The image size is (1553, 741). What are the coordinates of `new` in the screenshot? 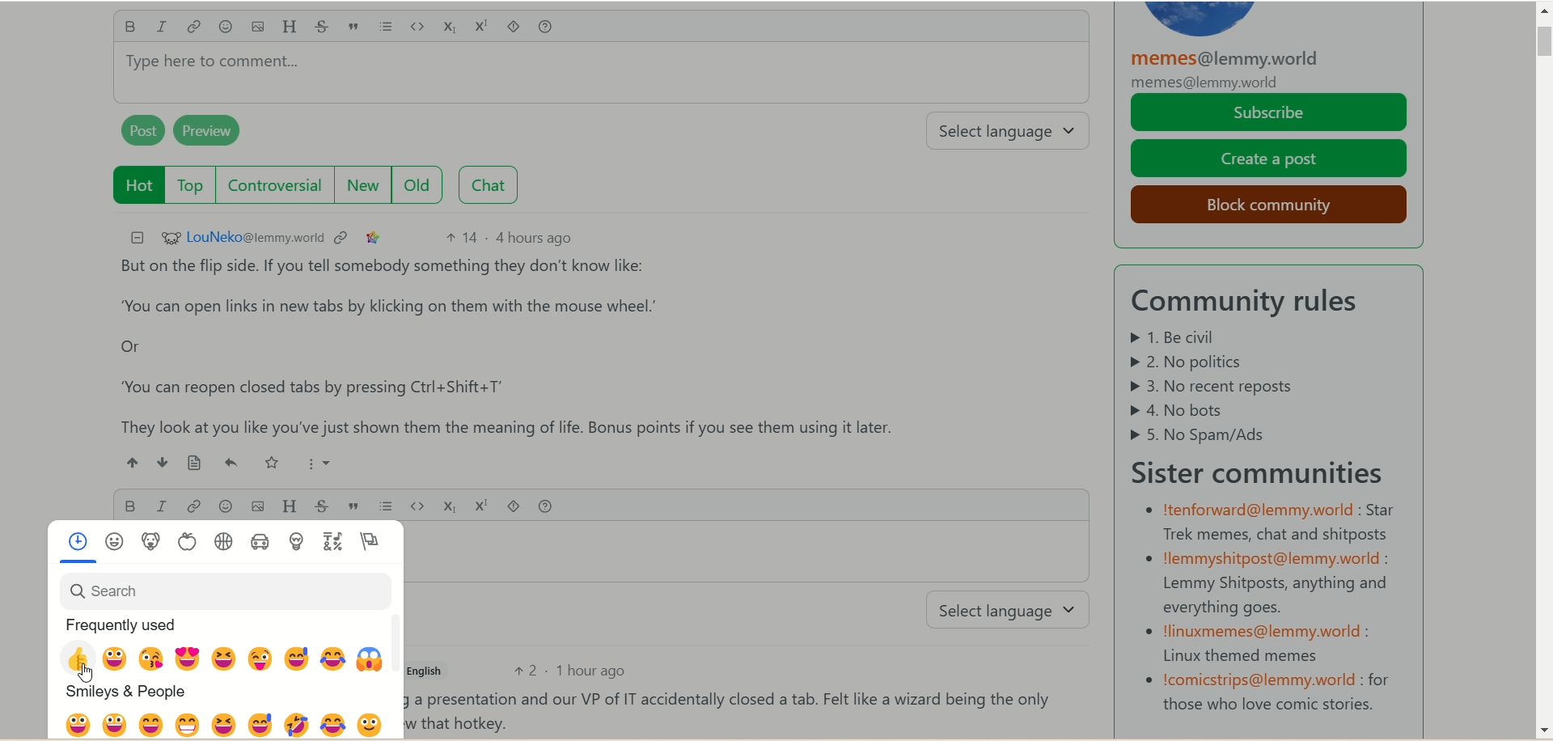 It's located at (366, 185).